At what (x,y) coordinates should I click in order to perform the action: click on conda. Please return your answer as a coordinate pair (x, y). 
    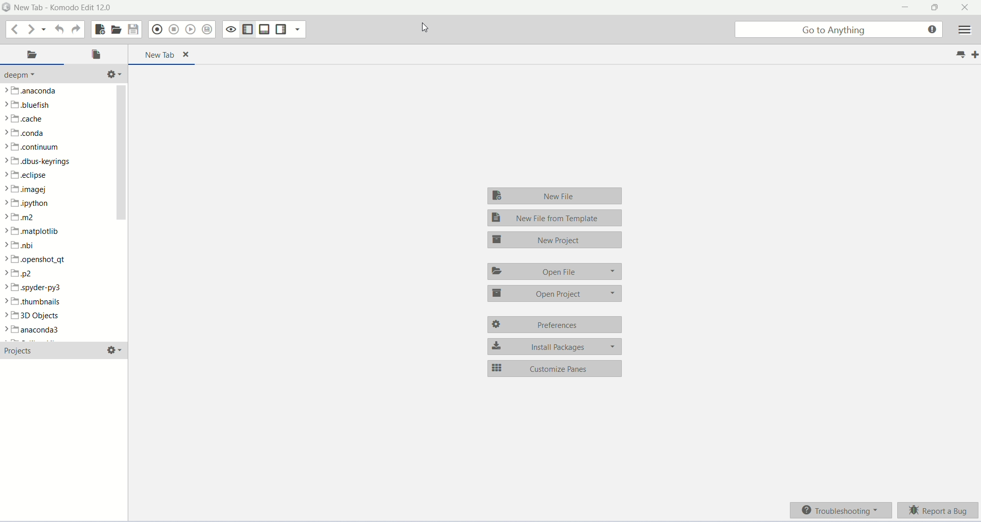
    Looking at the image, I should click on (26, 133).